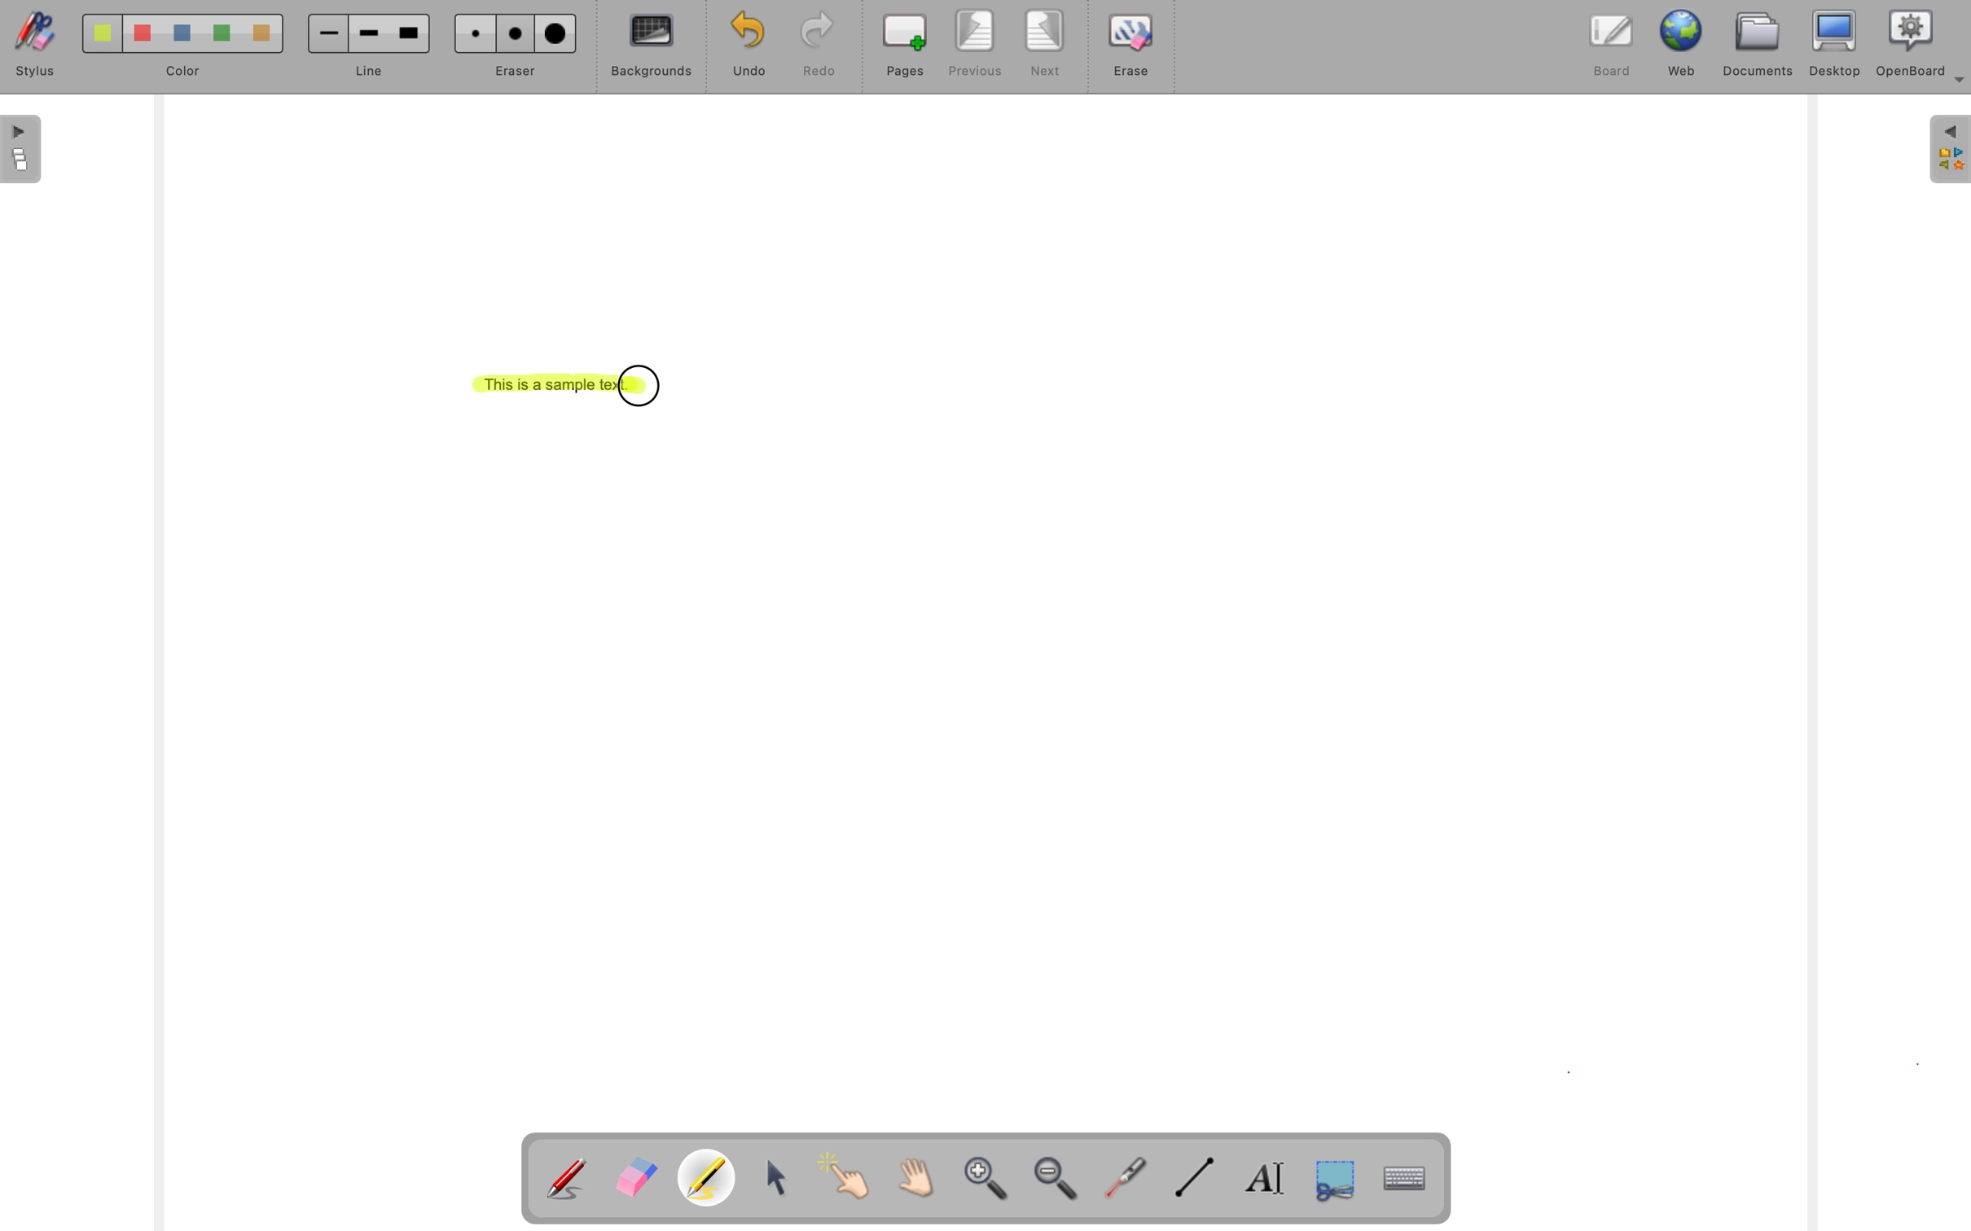 The width and height of the screenshot is (1971, 1231). What do you see at coordinates (639, 383) in the screenshot?
I see `cursor` at bounding box center [639, 383].